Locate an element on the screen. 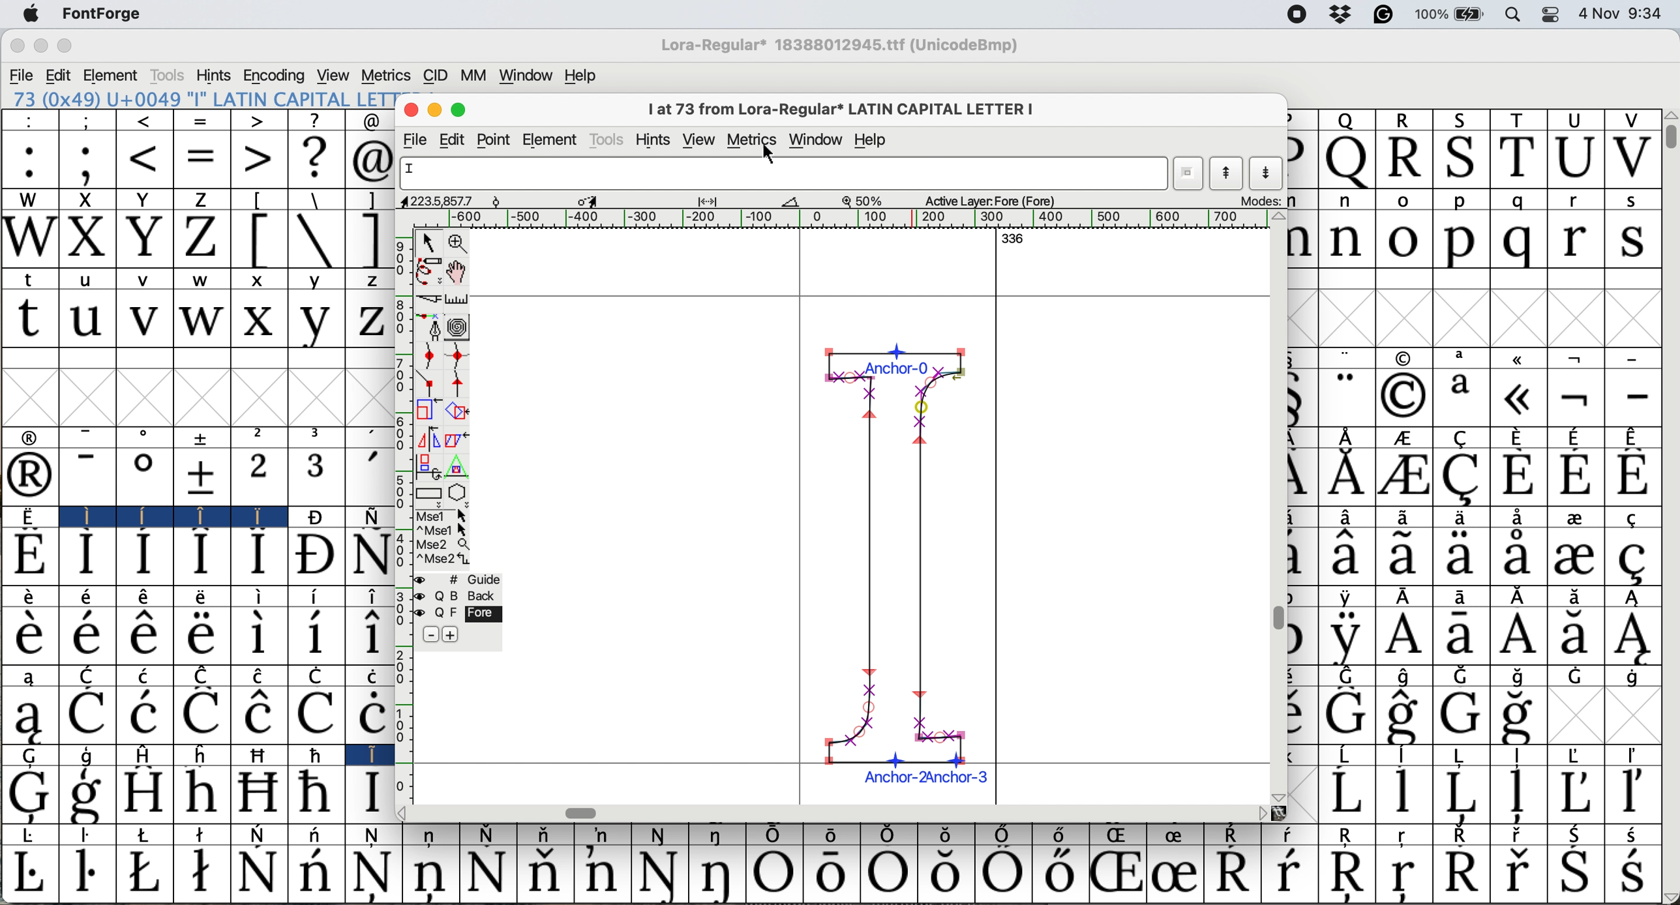 Image resolution: width=1680 pixels, height=905 pixels. font forge is located at coordinates (109, 13).